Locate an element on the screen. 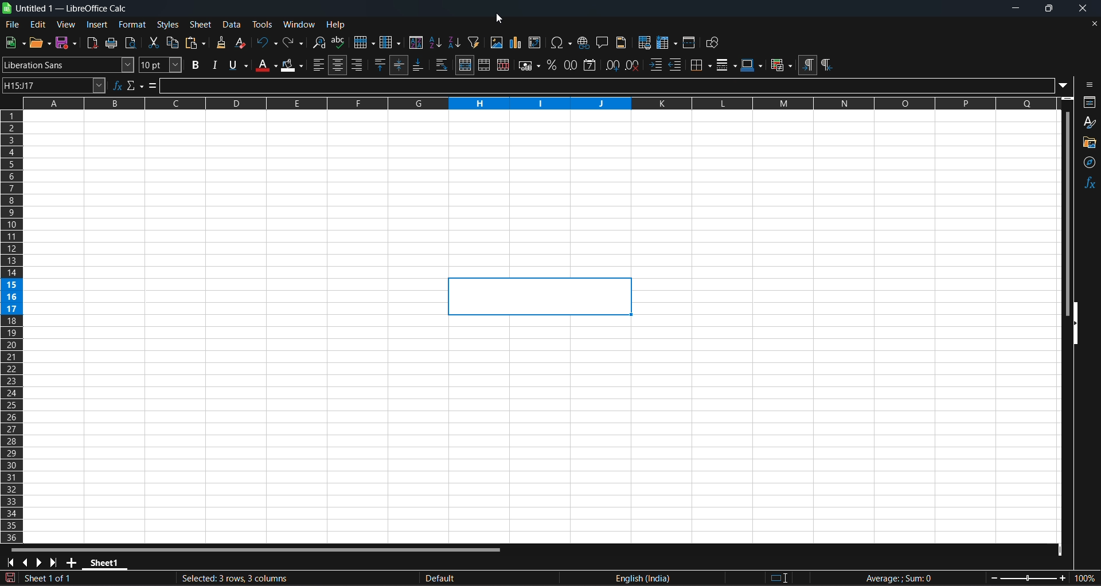 The width and height of the screenshot is (1101, 586). align right is located at coordinates (361, 64).